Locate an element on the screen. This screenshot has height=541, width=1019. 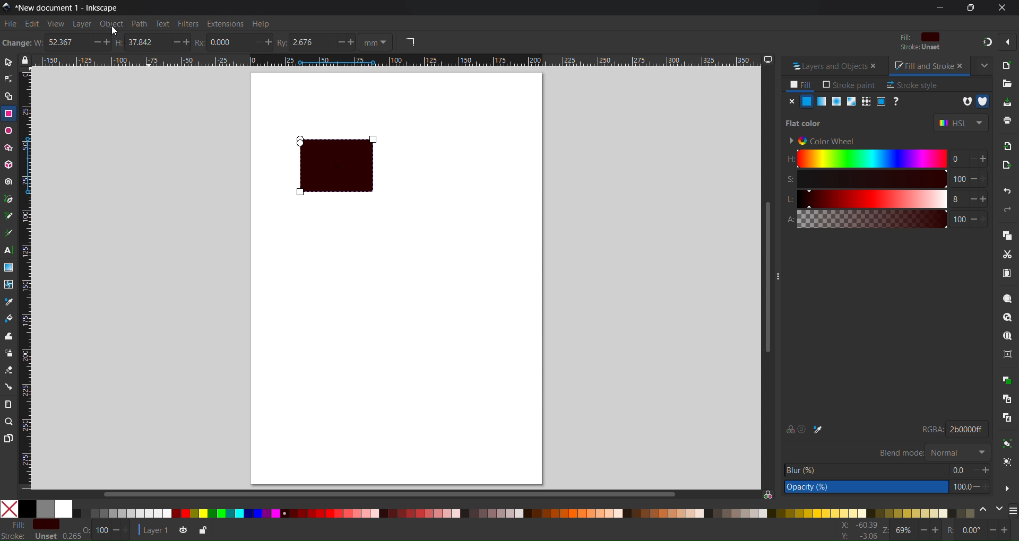
increase lightess is located at coordinates (985, 198).